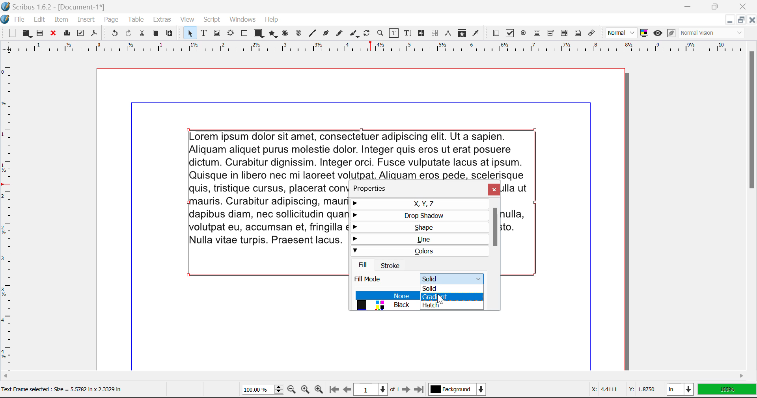 Image resolution: width=757 pixels, height=398 pixels. What do you see at coordinates (94, 34) in the screenshot?
I see `Save as Pdf` at bounding box center [94, 34].